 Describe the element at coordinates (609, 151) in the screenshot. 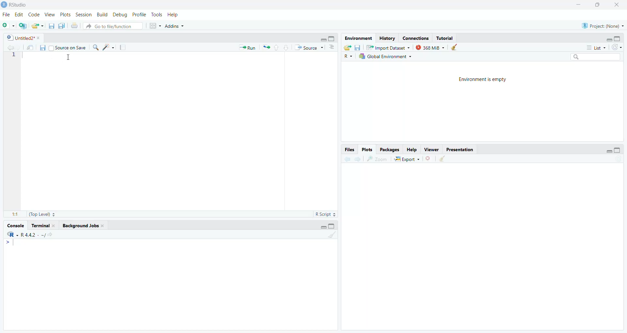

I see `minimise` at that location.